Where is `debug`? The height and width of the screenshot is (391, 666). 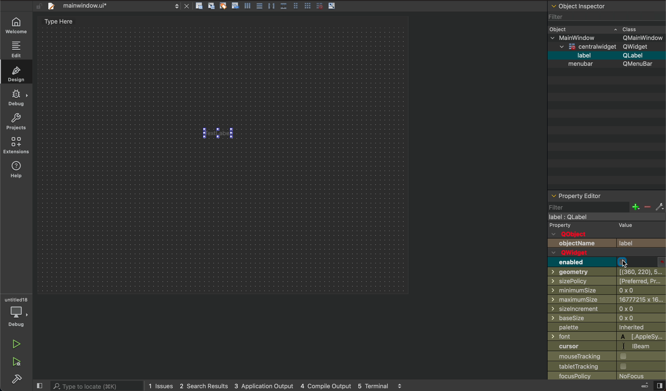 debug is located at coordinates (17, 100).